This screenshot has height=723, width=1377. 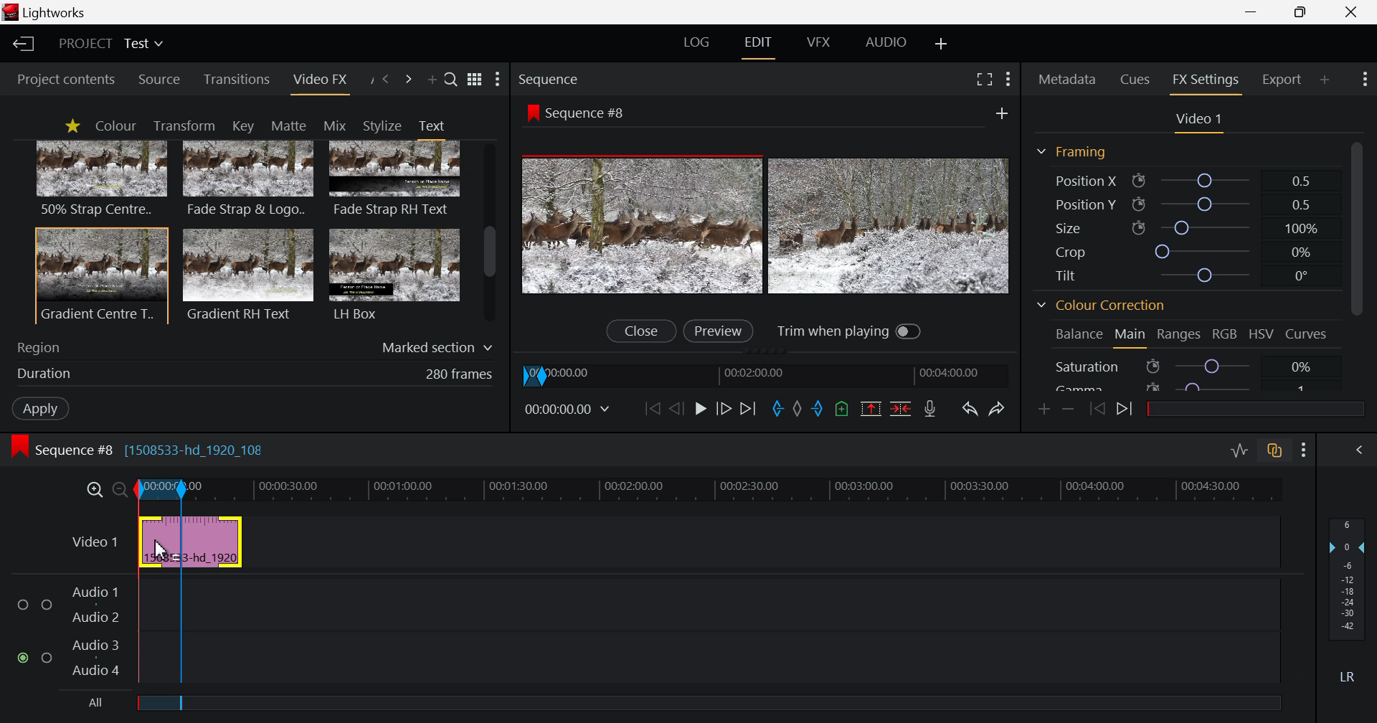 What do you see at coordinates (408, 80) in the screenshot?
I see `Next Panel` at bounding box center [408, 80].